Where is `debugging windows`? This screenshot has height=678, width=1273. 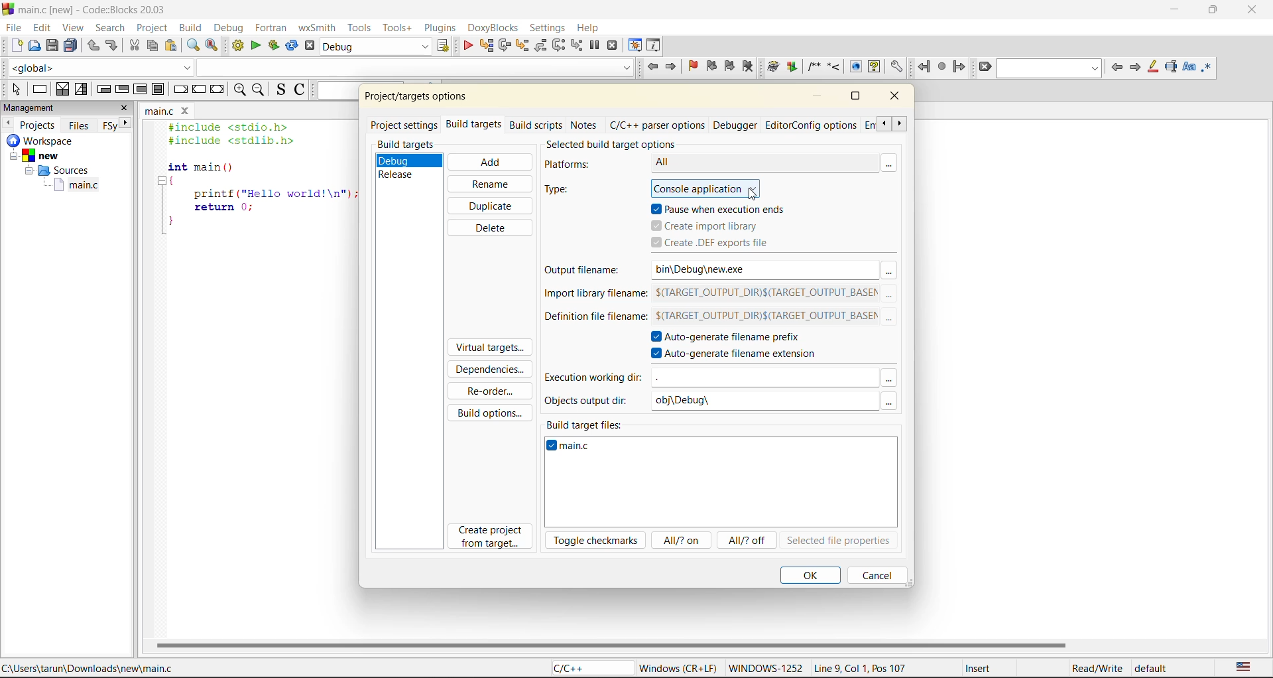
debugging windows is located at coordinates (635, 46).